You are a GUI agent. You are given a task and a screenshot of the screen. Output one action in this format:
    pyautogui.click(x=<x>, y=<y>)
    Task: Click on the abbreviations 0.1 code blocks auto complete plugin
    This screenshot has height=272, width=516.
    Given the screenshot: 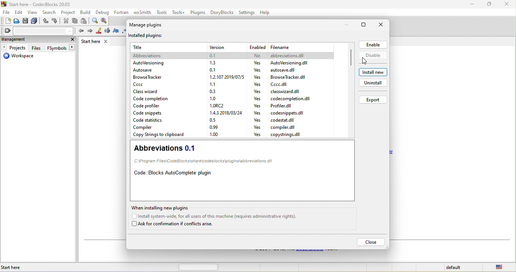 What is the action you would take?
    pyautogui.click(x=242, y=171)
    